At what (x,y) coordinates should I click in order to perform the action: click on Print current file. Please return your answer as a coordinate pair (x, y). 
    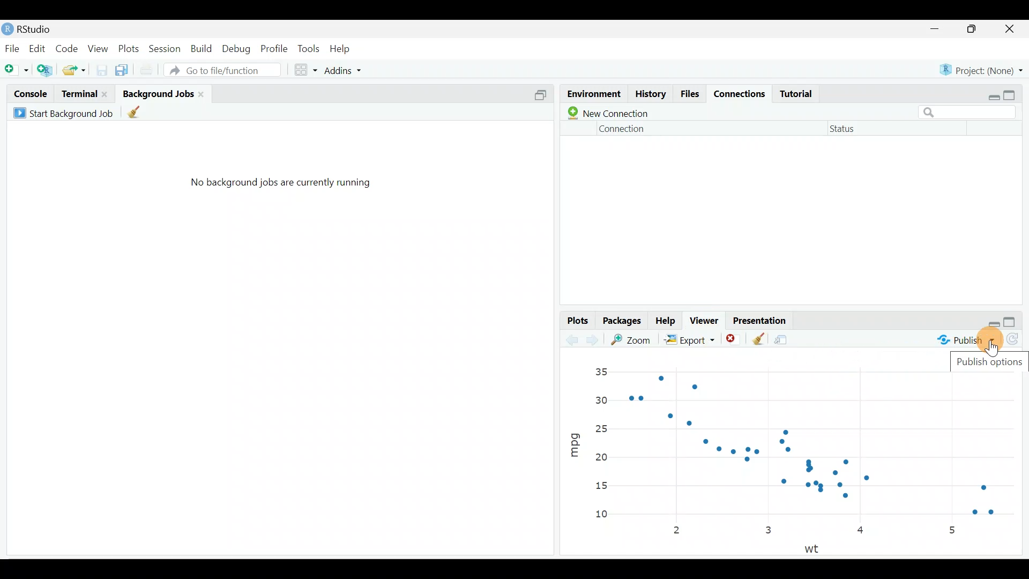
    Looking at the image, I should click on (145, 68).